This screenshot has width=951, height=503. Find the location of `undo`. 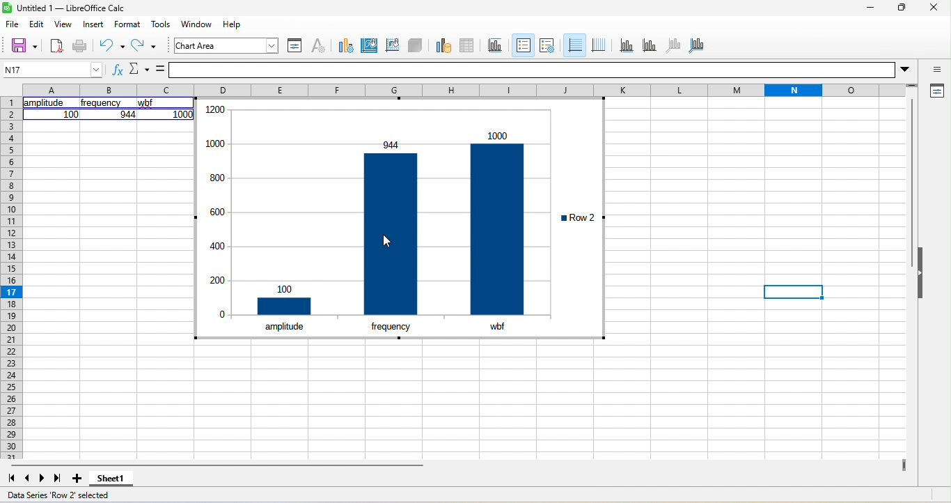

undo is located at coordinates (112, 45).